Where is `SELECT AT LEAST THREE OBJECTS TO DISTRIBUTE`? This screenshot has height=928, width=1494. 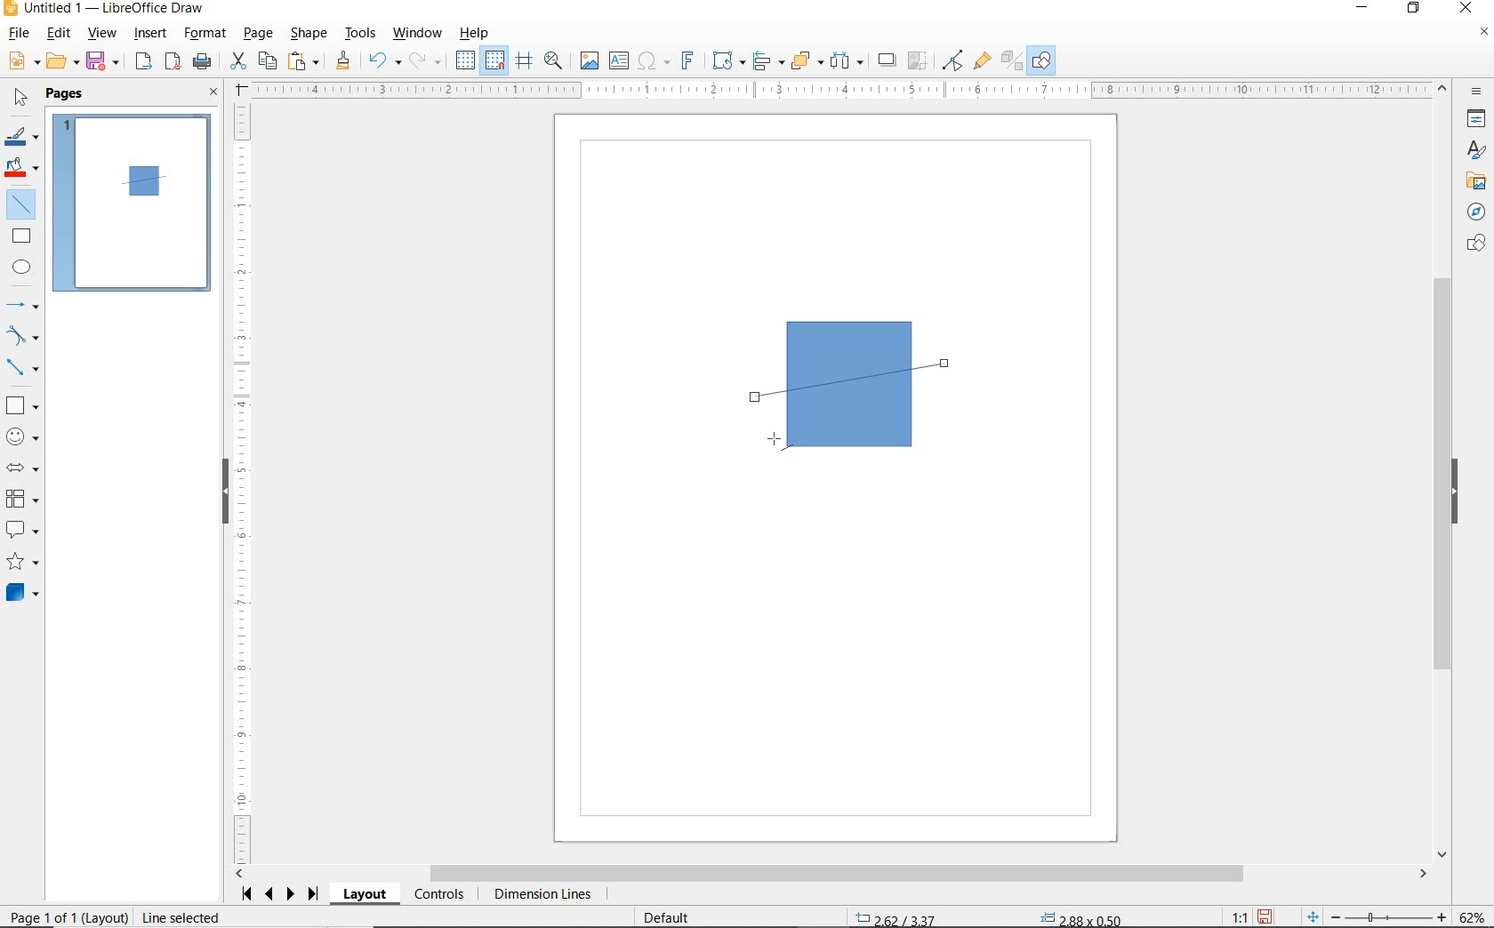 SELECT AT LEAST THREE OBJECTS TO DISTRIBUTE is located at coordinates (847, 60).